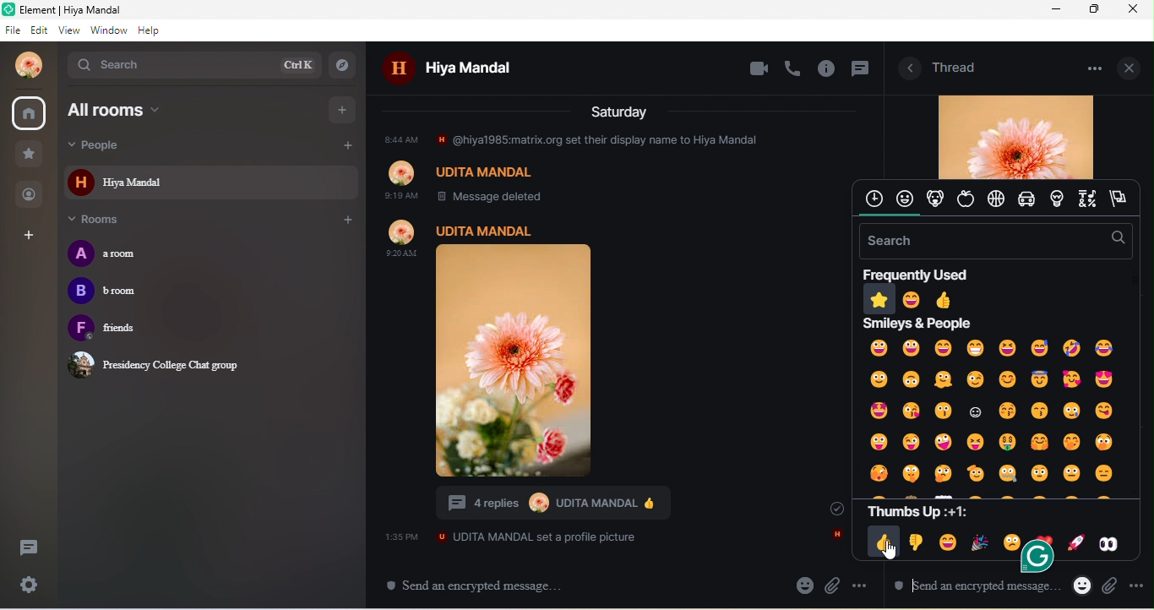 The image size is (1154, 610). Describe the element at coordinates (621, 111) in the screenshot. I see `Saturday` at that location.